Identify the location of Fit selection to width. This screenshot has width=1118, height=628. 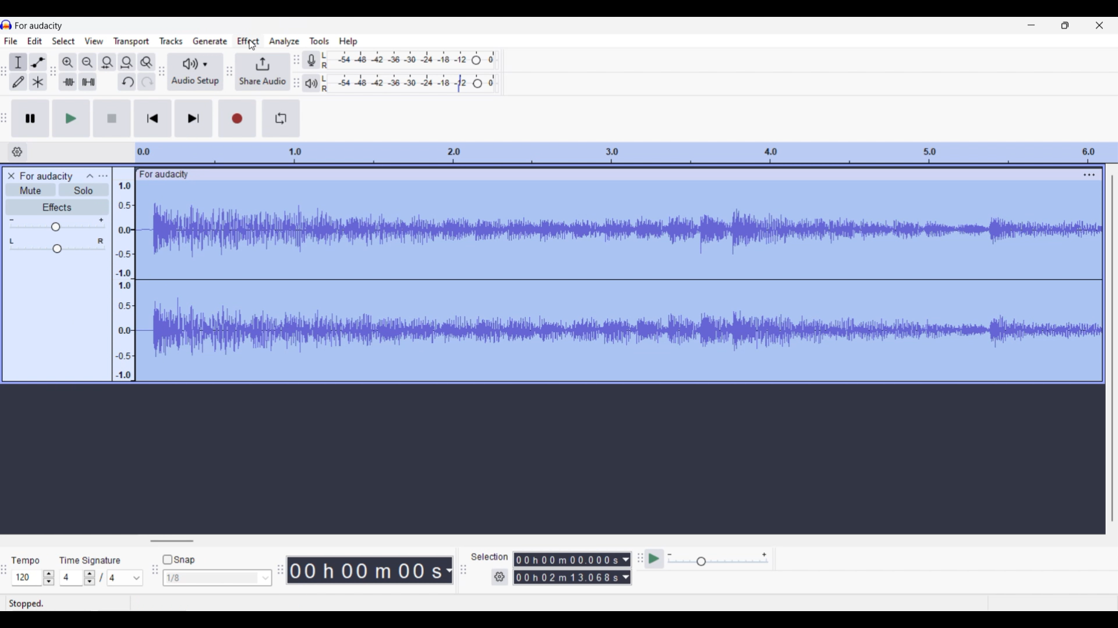
(108, 62).